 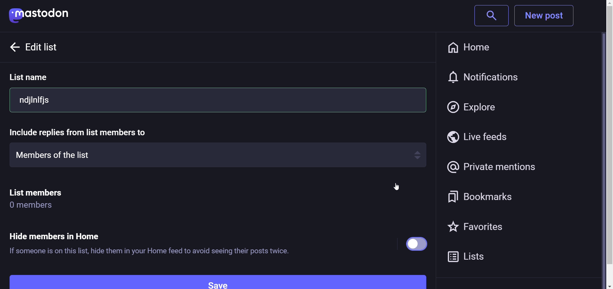 What do you see at coordinates (149, 250) in the screenshot?
I see `If someone is on this list, hide them in your Home feed to avoid seeing their posts twice.` at bounding box center [149, 250].